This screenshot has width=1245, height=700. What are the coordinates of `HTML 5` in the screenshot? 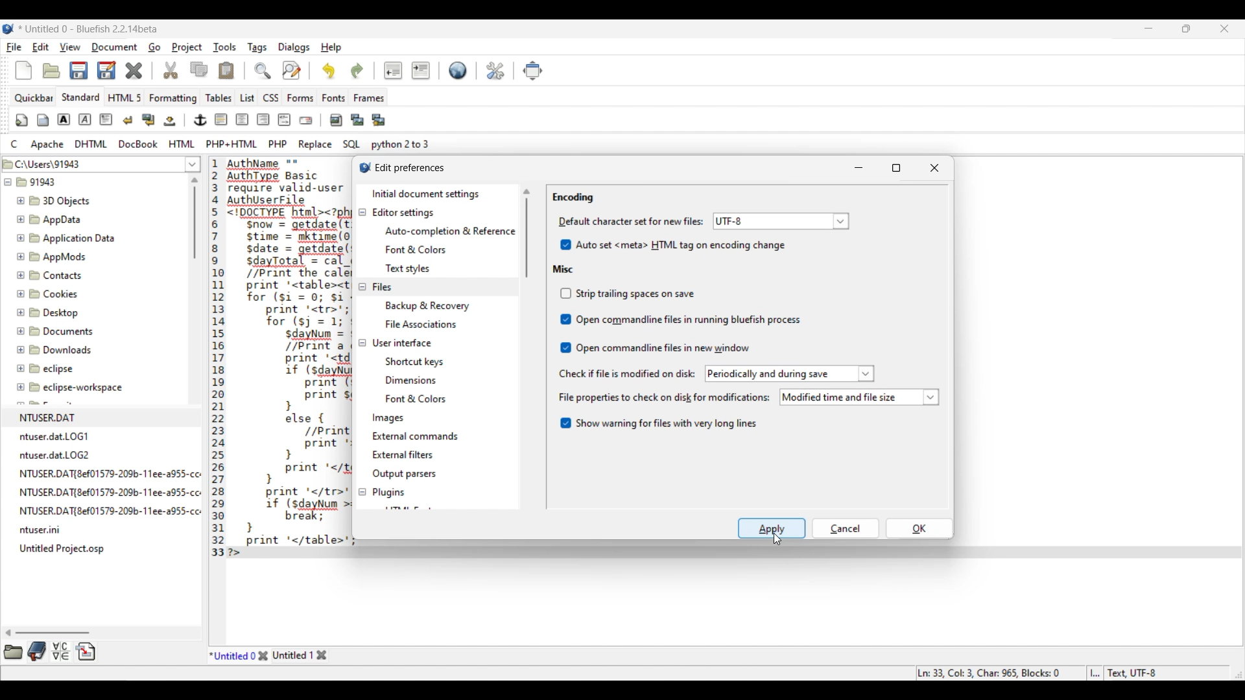 It's located at (124, 97).